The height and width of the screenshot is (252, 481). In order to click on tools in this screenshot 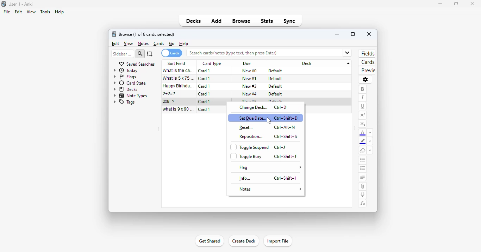, I will do `click(45, 12)`.